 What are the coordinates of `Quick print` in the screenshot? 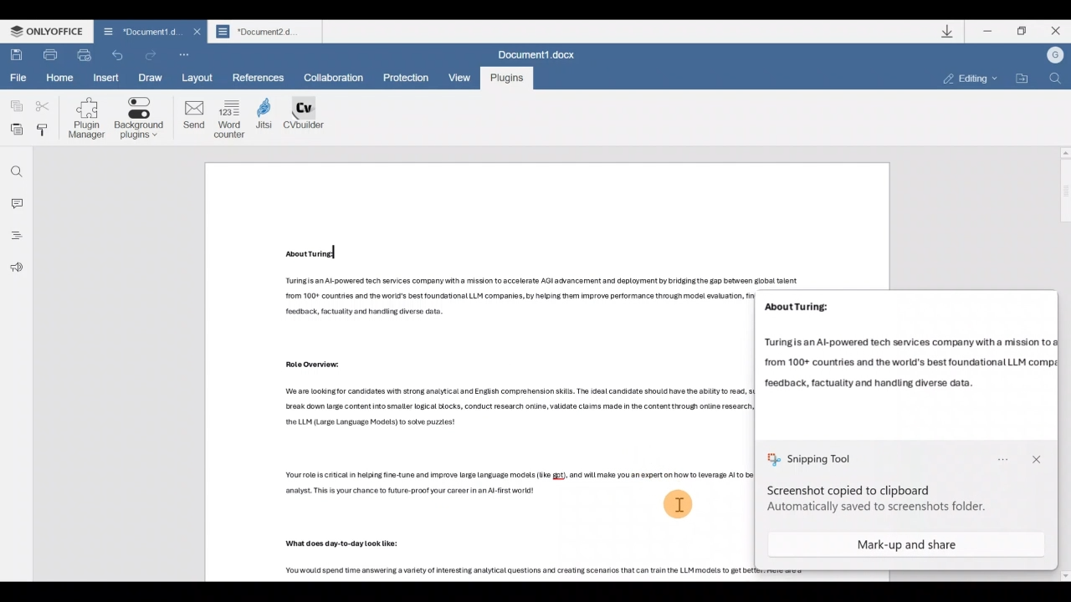 It's located at (87, 55).